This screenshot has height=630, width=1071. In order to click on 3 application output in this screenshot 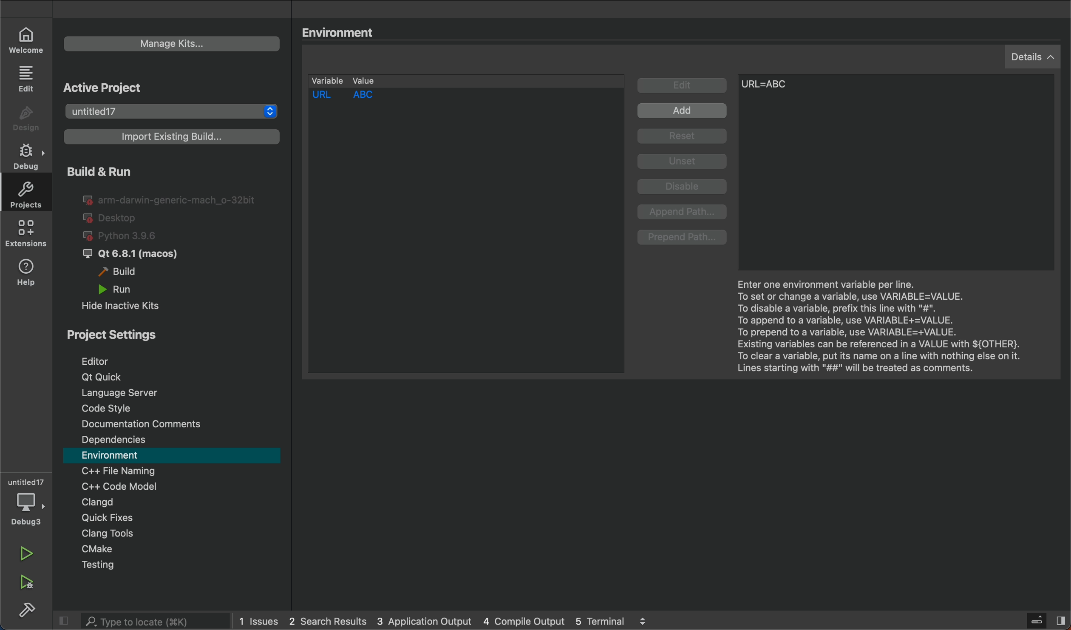, I will do `click(423, 621)`.